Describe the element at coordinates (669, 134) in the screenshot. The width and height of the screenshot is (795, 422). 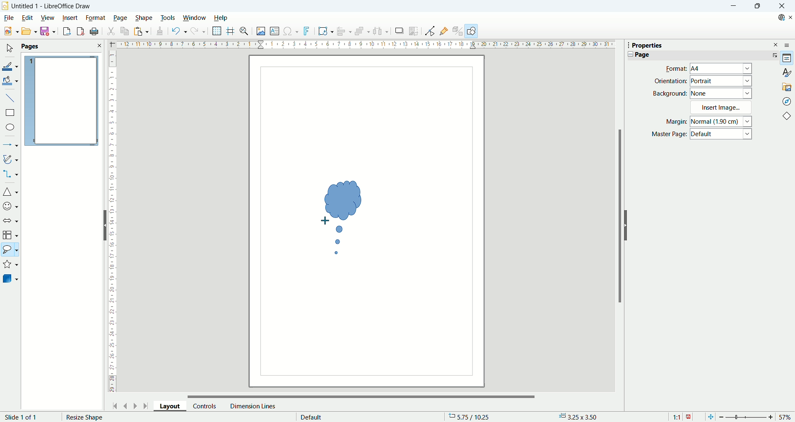
I see `Master Page` at that location.